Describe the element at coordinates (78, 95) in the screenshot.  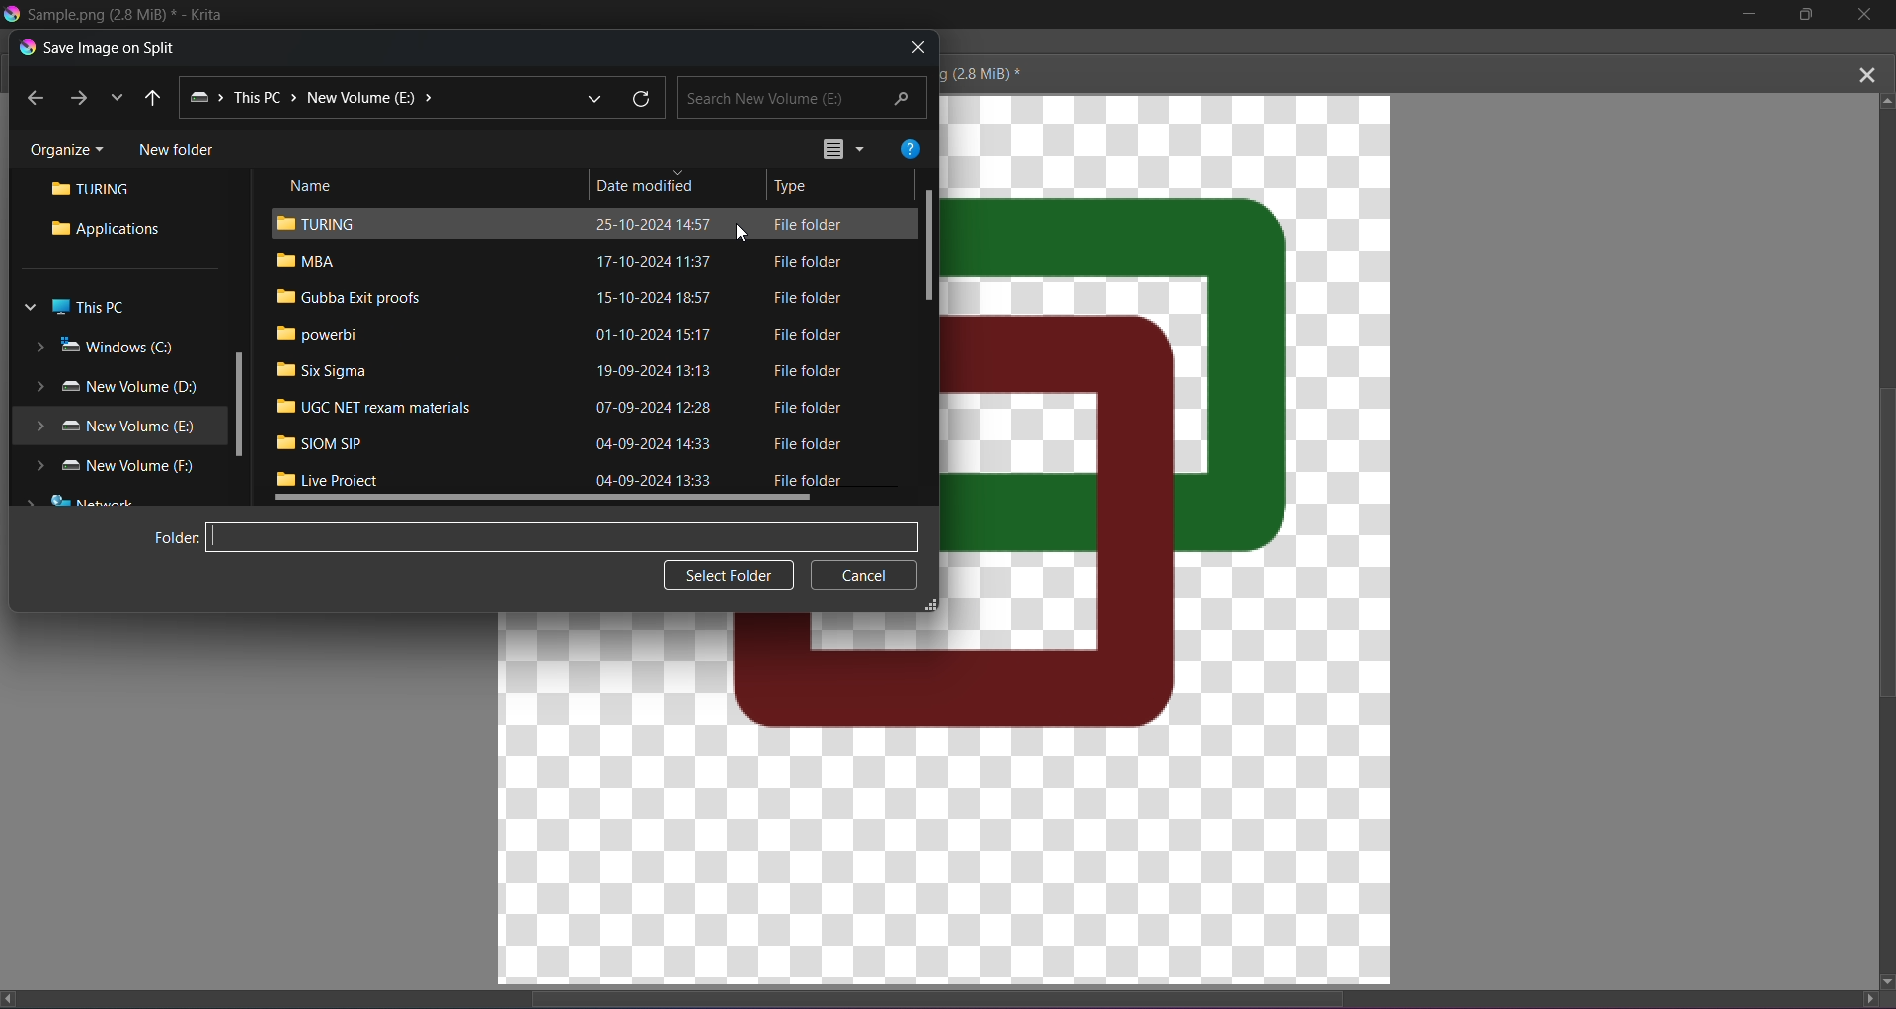
I see `Next` at that location.